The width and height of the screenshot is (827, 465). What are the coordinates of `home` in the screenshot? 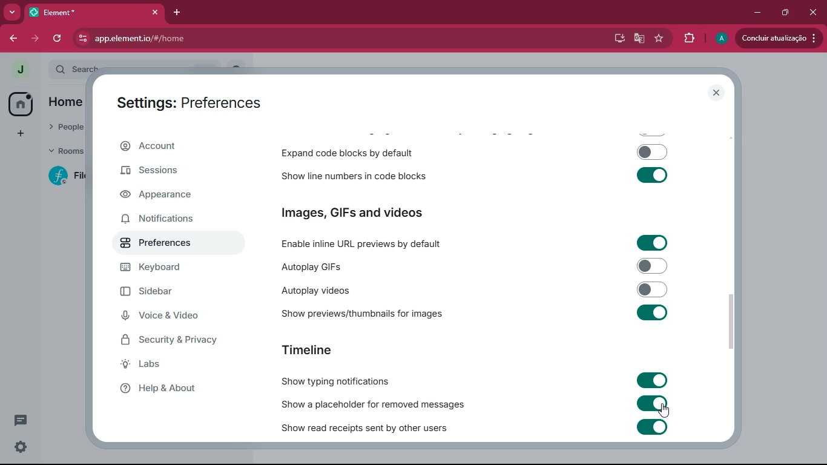 It's located at (23, 103).